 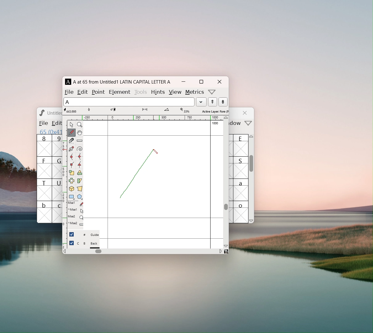 What do you see at coordinates (64, 184) in the screenshot?
I see `vertical ruler` at bounding box center [64, 184].